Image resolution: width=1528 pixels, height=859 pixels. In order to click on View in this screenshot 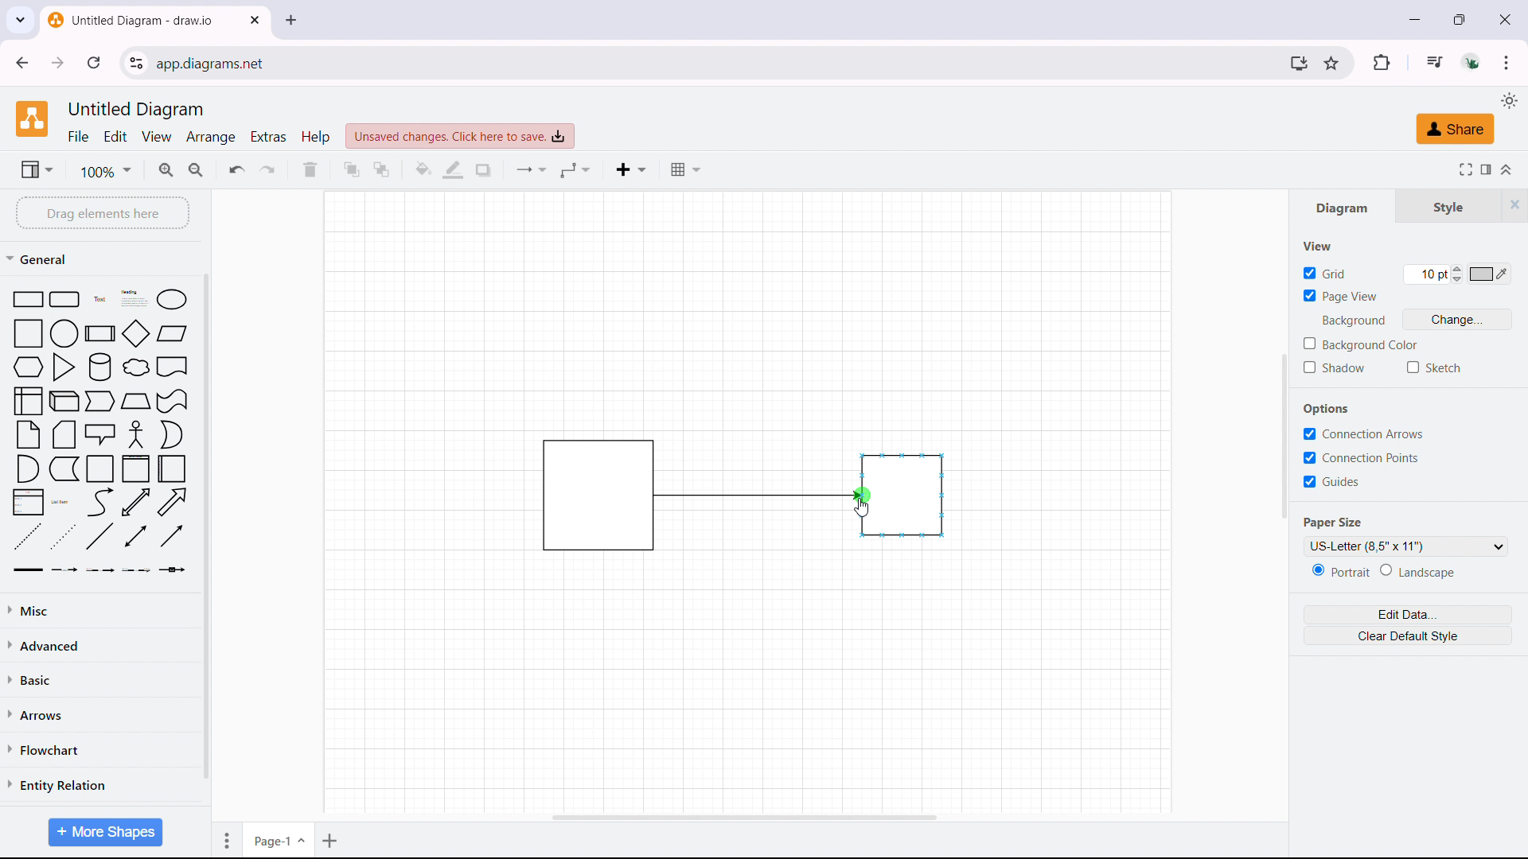, I will do `click(1311, 245)`.